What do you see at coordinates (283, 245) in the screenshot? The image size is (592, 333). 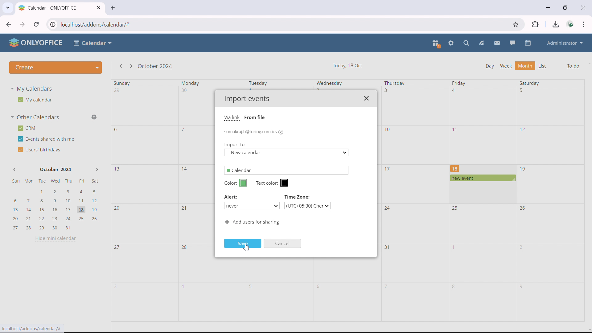 I see `Cancel` at bounding box center [283, 245].